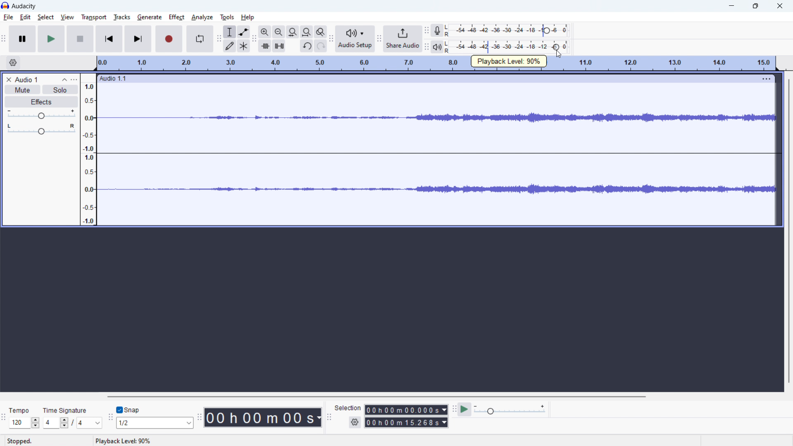  What do you see at coordinates (199, 417) in the screenshot?
I see `time toolbar` at bounding box center [199, 417].